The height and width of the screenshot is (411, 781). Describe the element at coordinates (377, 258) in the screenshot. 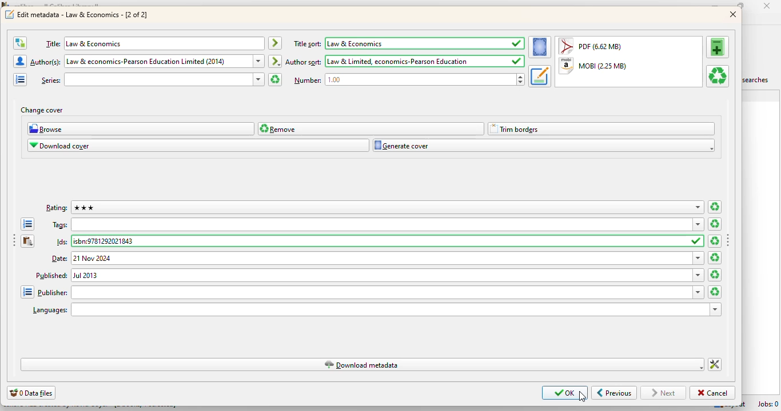

I see `date: ` at that location.